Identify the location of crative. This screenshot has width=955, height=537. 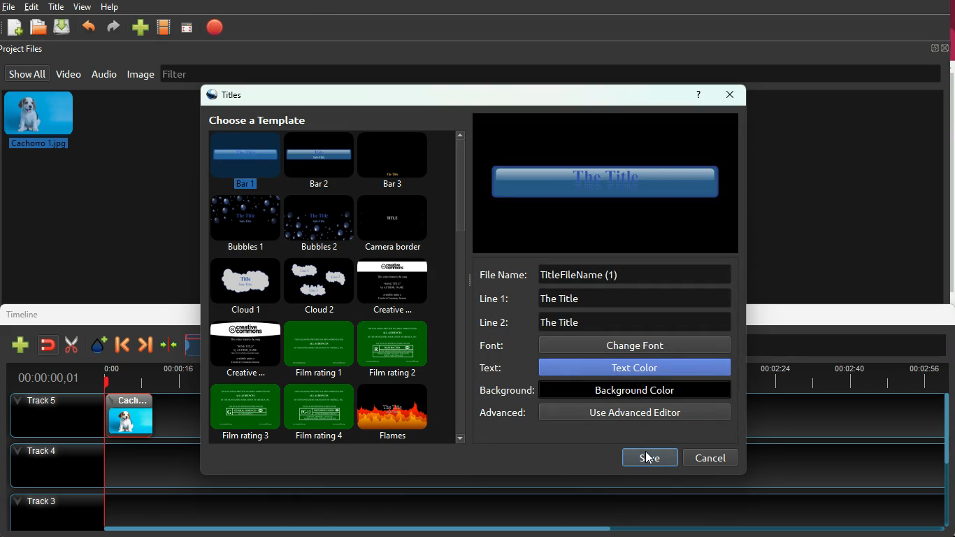
(247, 349).